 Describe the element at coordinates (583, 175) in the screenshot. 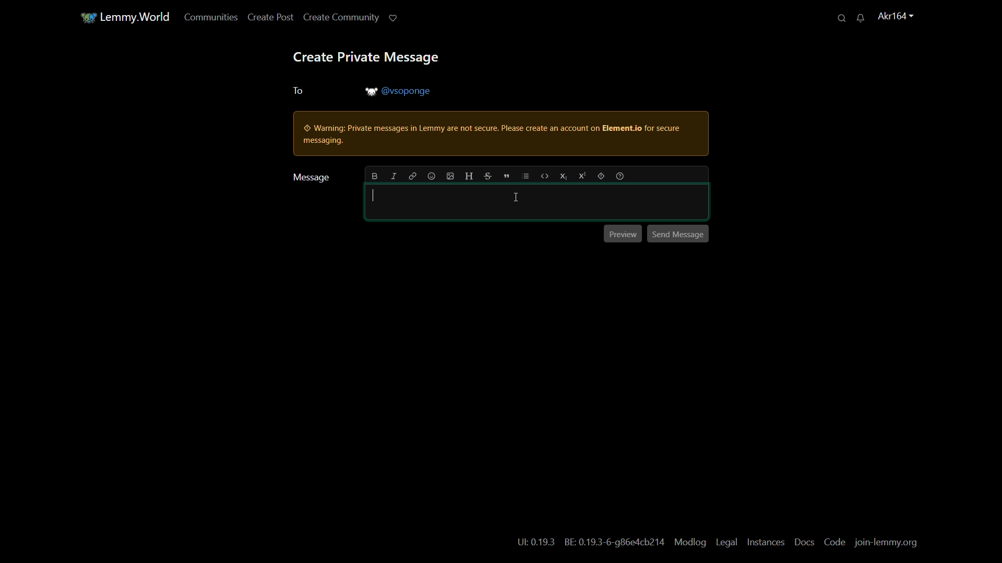

I see `superscript` at that location.